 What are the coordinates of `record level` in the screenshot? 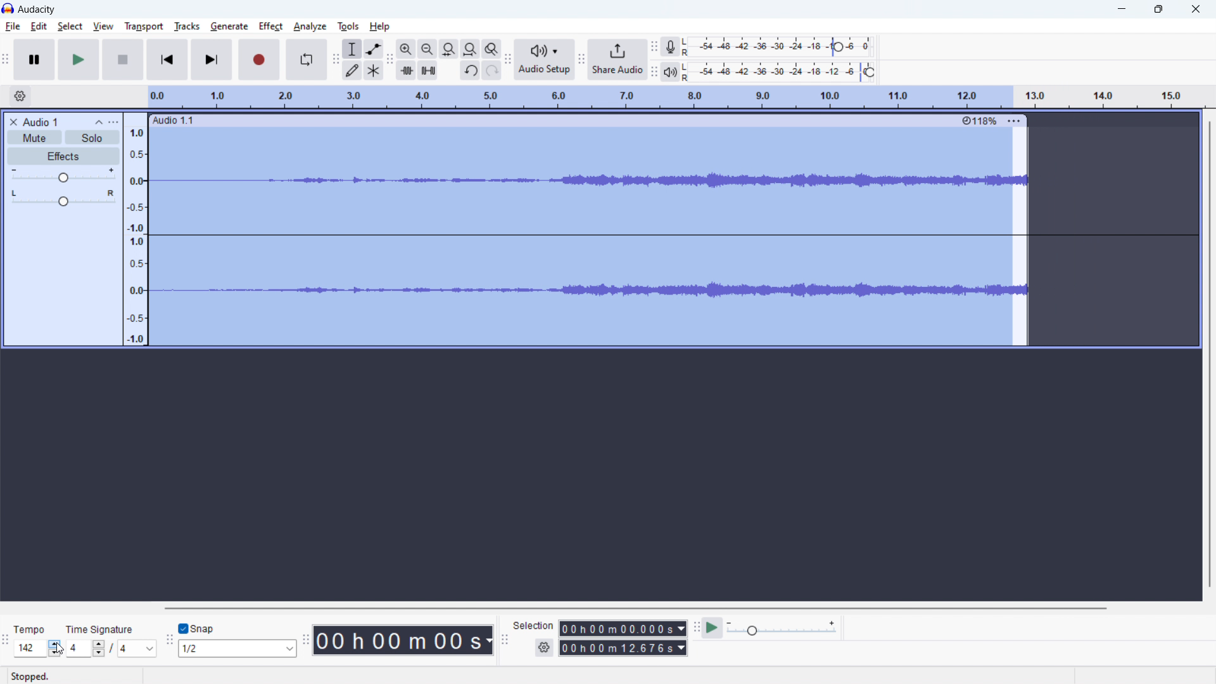 It's located at (783, 46).